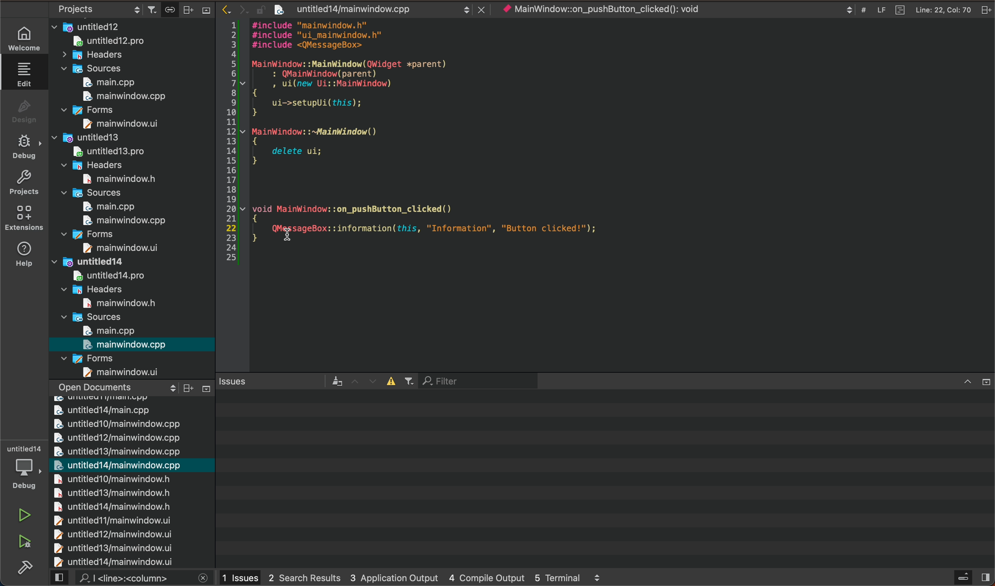  What do you see at coordinates (413, 578) in the screenshot?
I see `logs` at bounding box center [413, 578].